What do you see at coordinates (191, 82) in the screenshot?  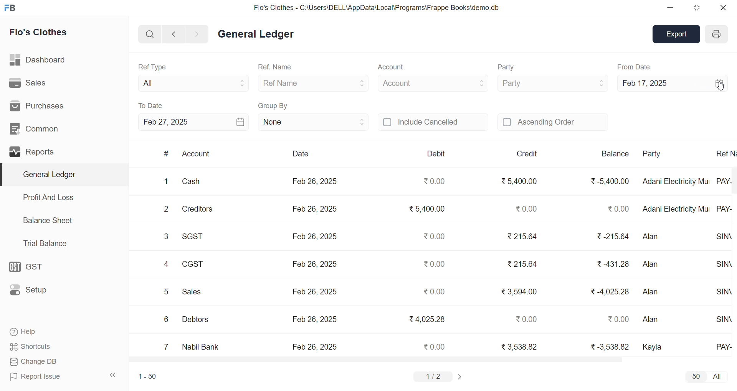 I see `All` at bounding box center [191, 82].